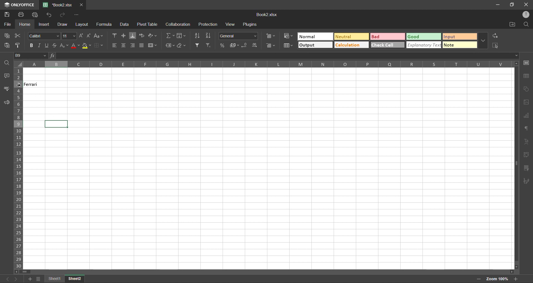 Image resolution: width=533 pixels, height=283 pixels. I want to click on Ferrari, so click(35, 84).